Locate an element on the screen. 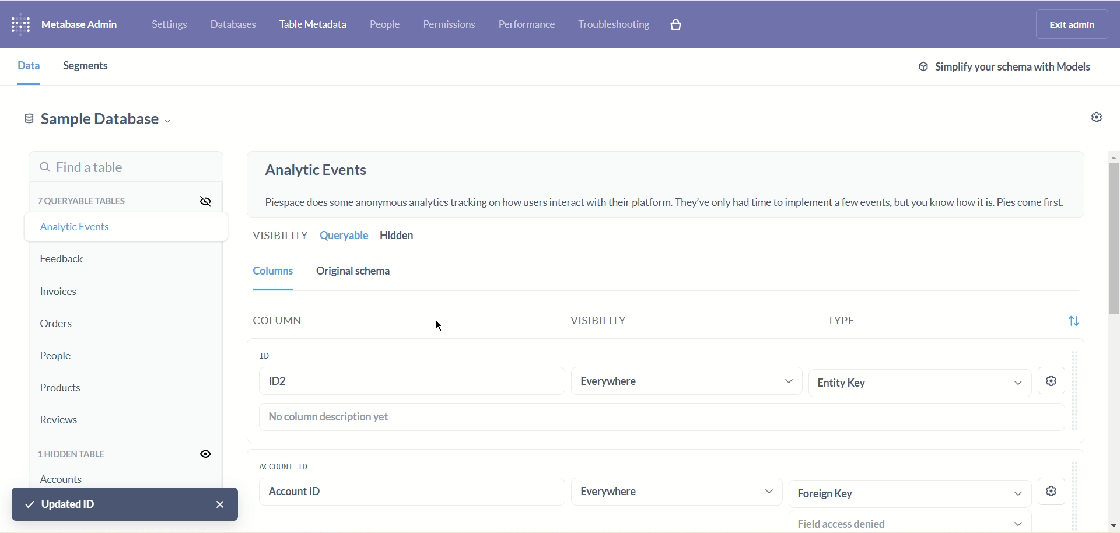 The height and width of the screenshot is (533, 1120). ID2 is located at coordinates (412, 381).